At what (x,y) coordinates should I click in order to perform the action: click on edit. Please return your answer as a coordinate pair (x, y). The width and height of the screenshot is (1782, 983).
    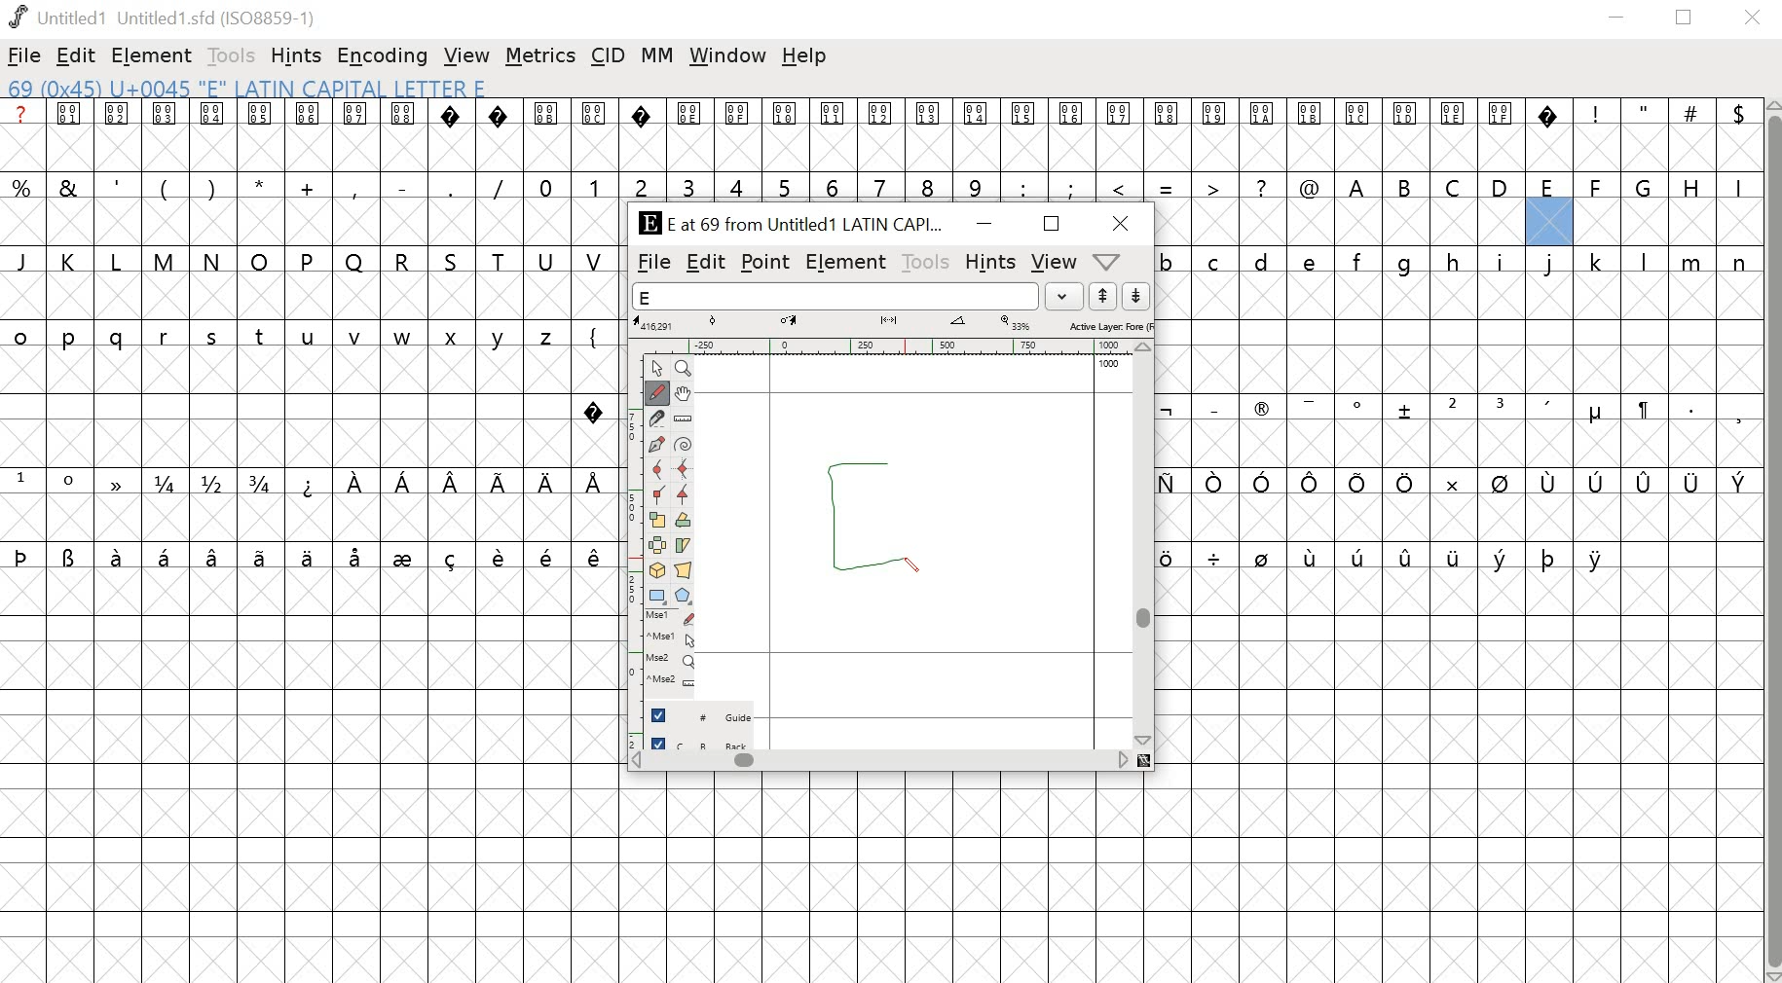
    Looking at the image, I should click on (77, 55).